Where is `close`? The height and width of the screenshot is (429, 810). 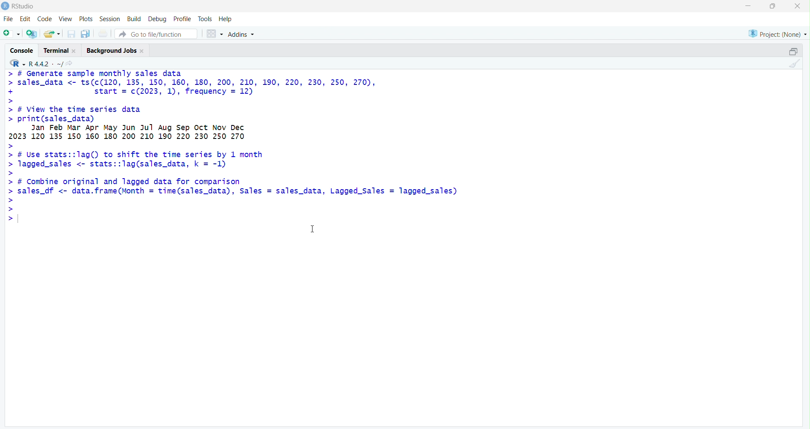
close is located at coordinates (796, 6).